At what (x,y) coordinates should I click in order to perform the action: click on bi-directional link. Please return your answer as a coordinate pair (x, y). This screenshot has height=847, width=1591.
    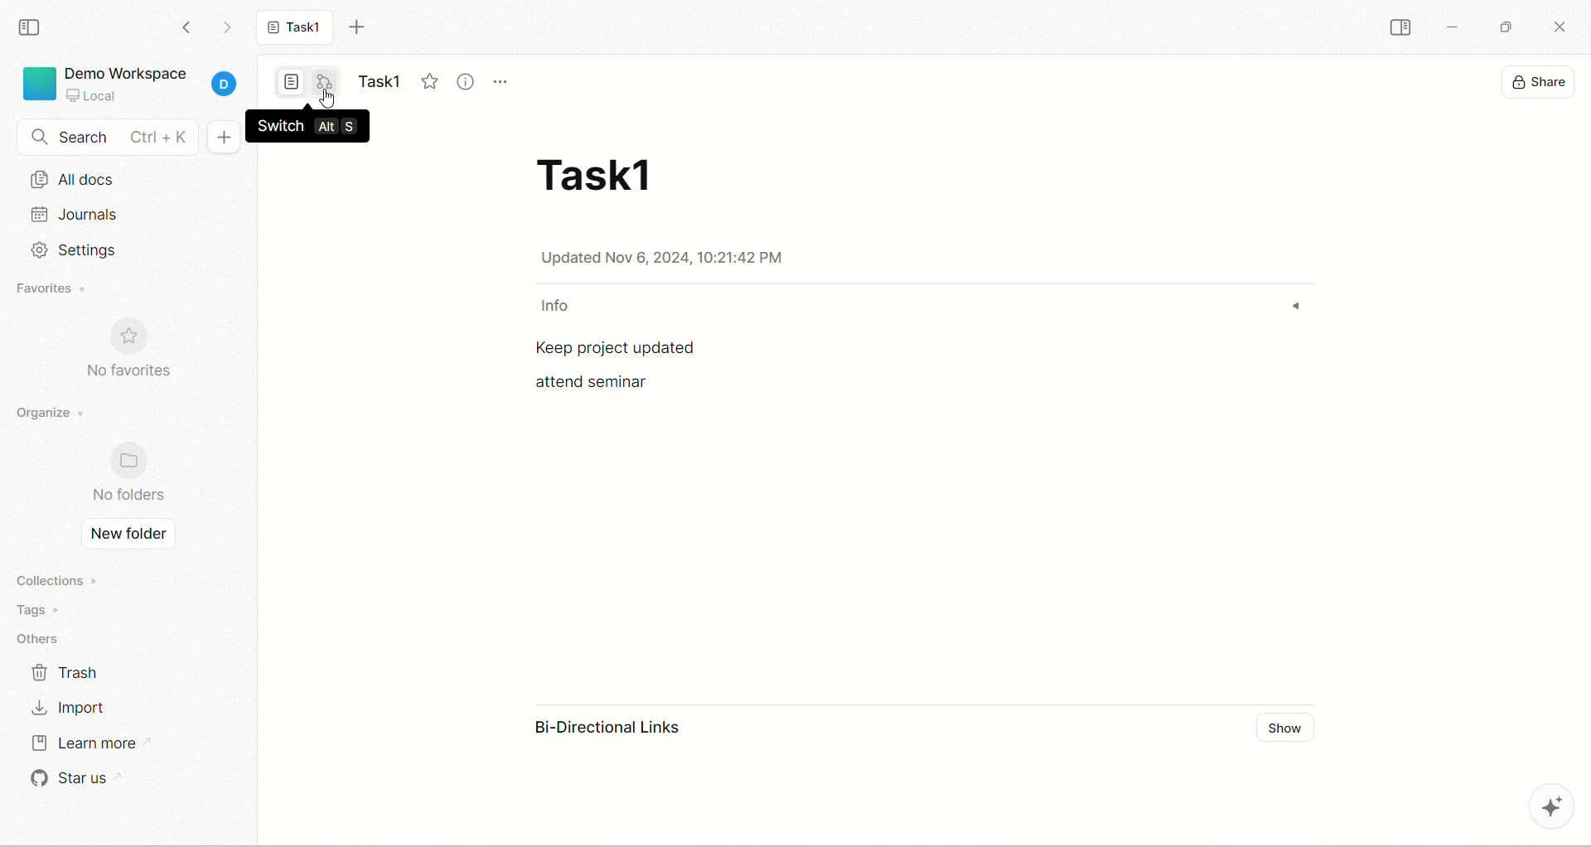
    Looking at the image, I should click on (603, 728).